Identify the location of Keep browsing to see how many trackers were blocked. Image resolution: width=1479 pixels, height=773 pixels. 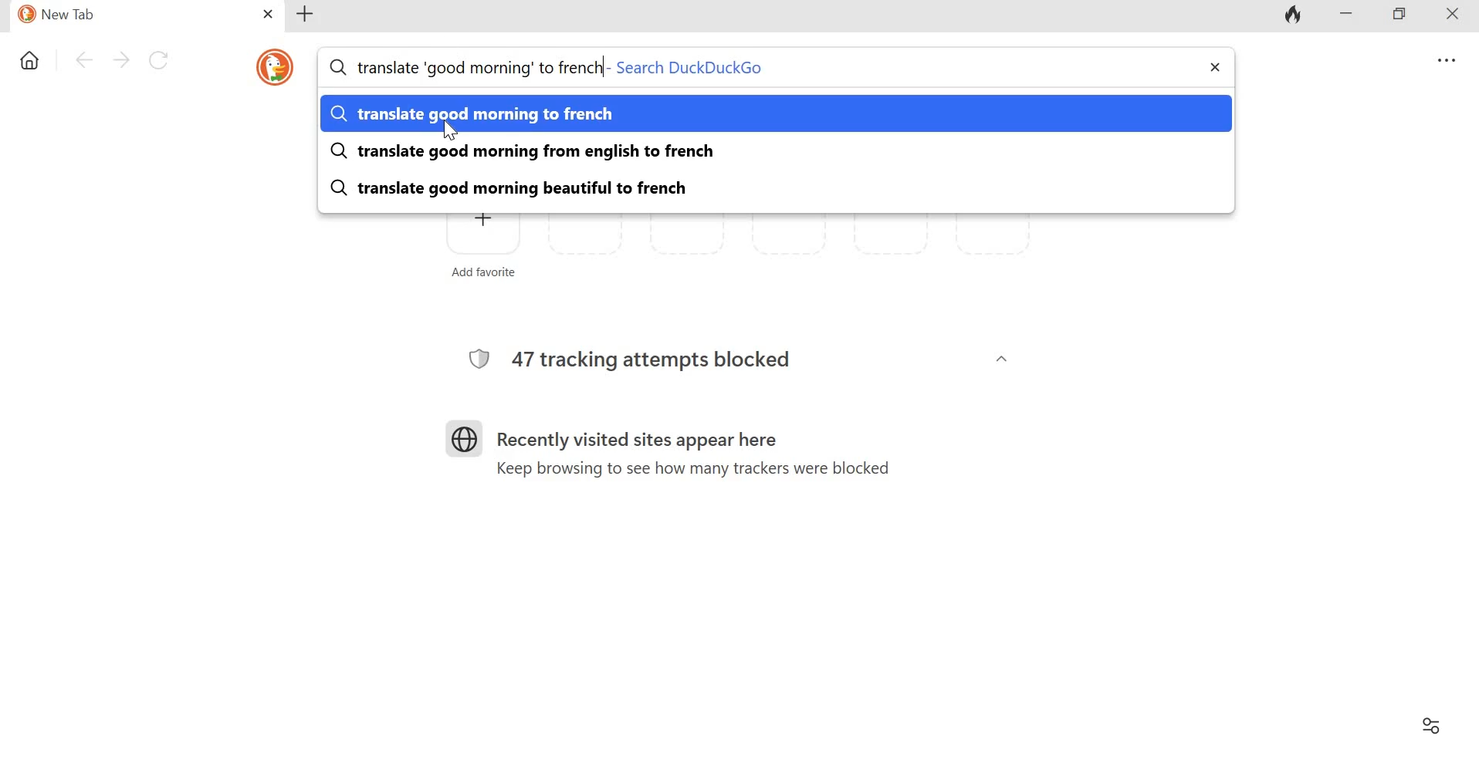
(698, 471).